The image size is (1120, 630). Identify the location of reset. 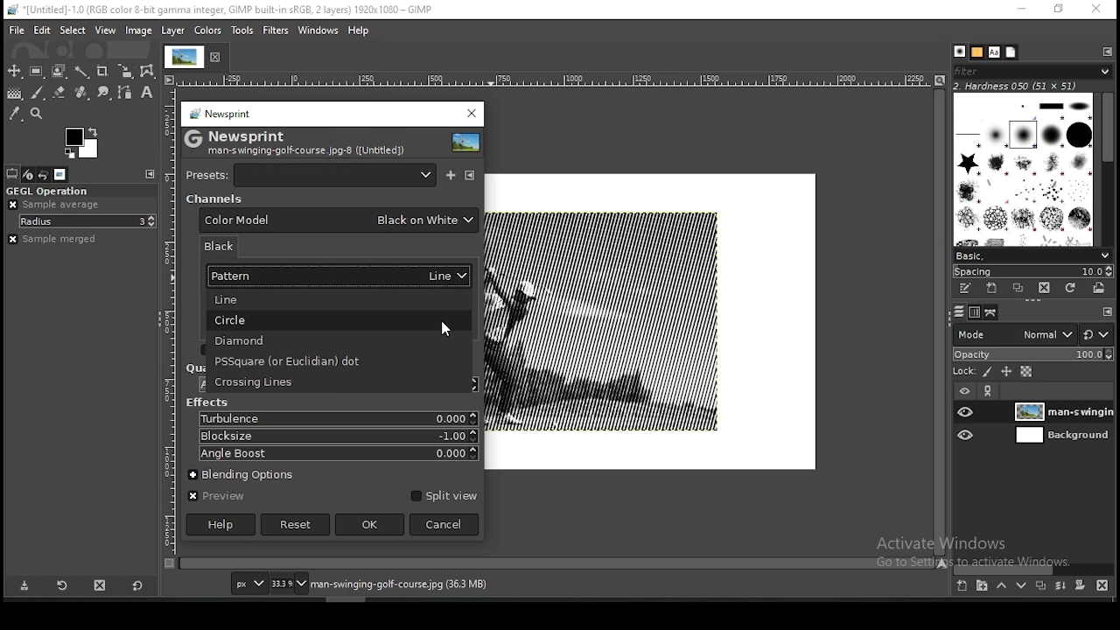
(1098, 331).